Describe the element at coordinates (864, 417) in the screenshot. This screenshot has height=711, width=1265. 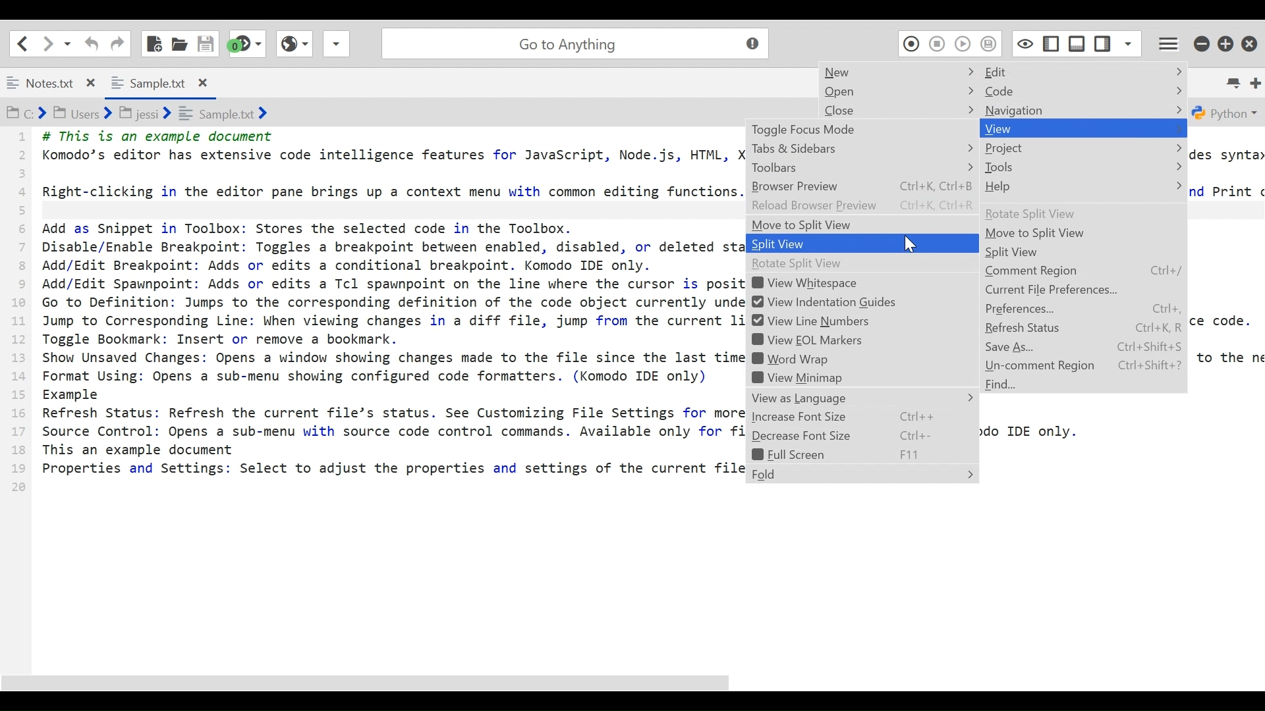
I see `Increase Font Size Ctrl++` at that location.